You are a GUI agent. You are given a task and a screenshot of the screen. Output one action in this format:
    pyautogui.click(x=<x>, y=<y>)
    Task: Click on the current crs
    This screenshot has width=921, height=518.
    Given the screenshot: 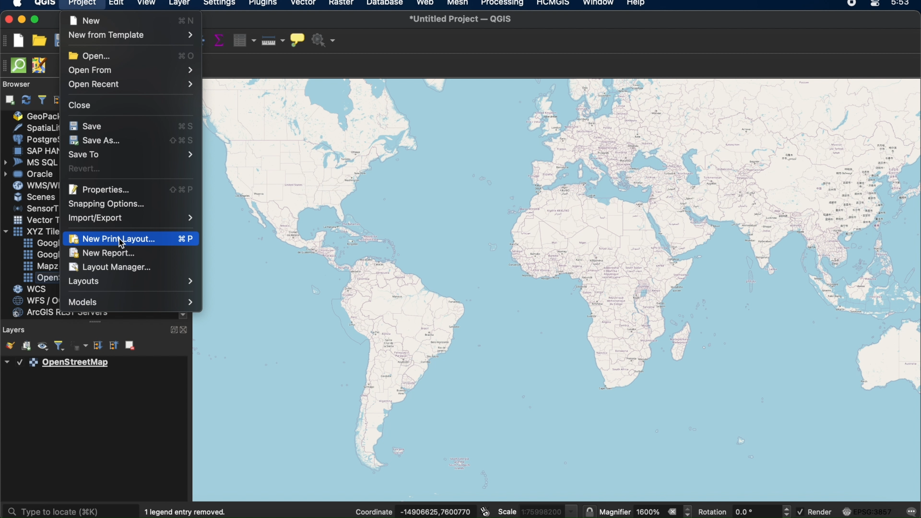 What is the action you would take?
    pyautogui.click(x=867, y=510)
    